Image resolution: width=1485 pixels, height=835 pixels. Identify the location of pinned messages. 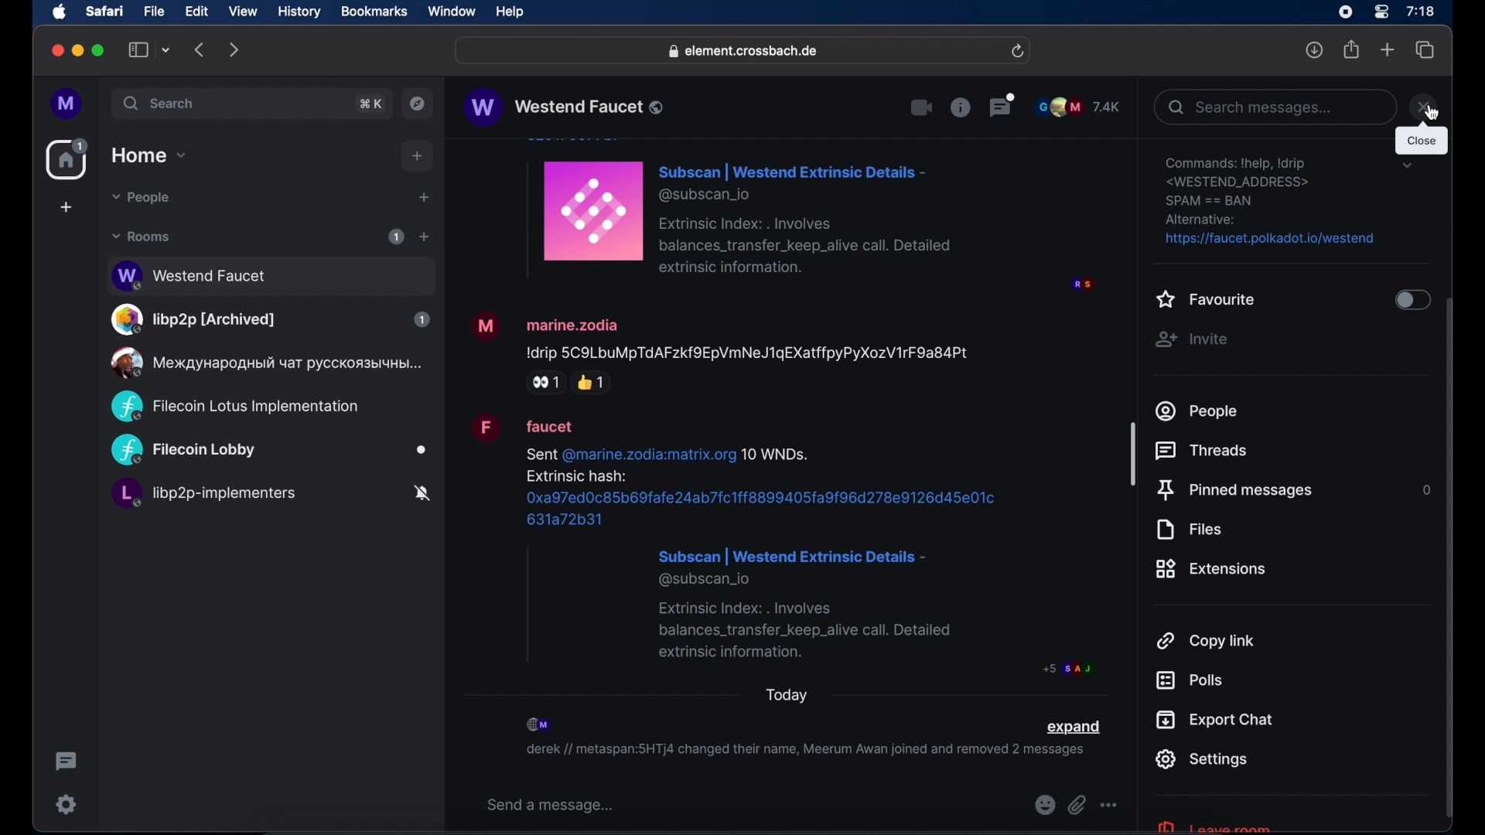
(1234, 491).